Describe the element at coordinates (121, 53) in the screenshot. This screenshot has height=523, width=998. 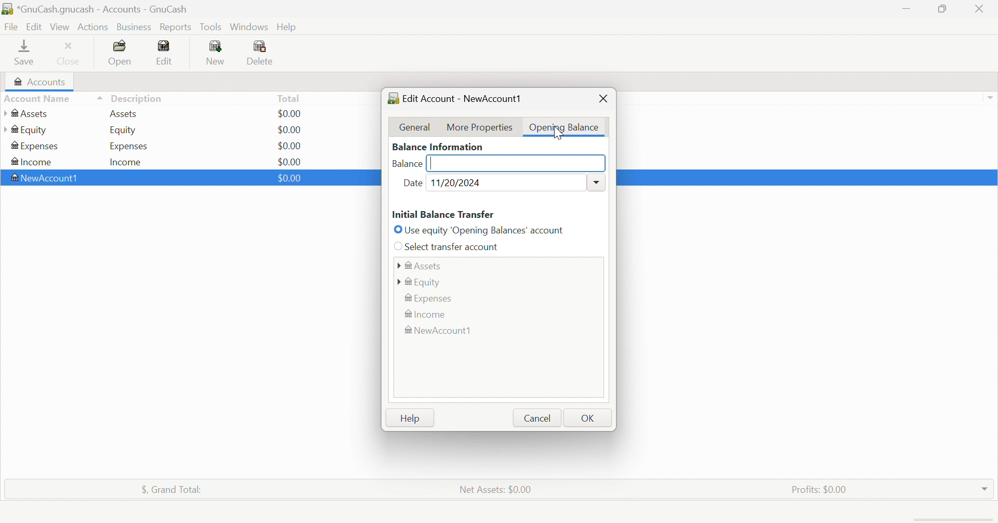
I see `Open` at that location.